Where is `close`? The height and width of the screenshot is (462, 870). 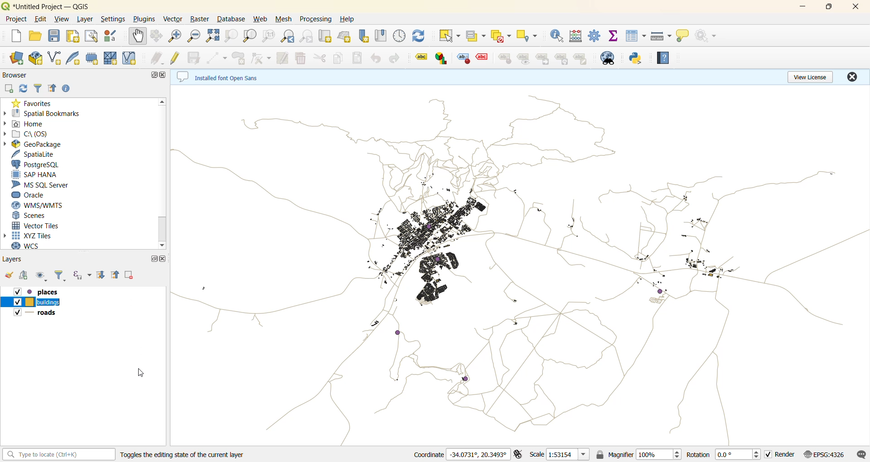 close is located at coordinates (164, 74).